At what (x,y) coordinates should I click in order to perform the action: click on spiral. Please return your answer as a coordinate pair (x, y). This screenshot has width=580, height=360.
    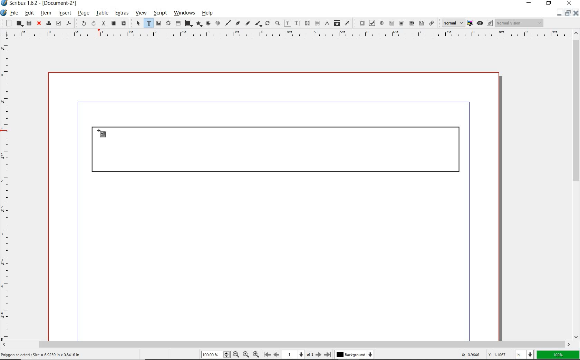
    Looking at the image, I should click on (219, 23).